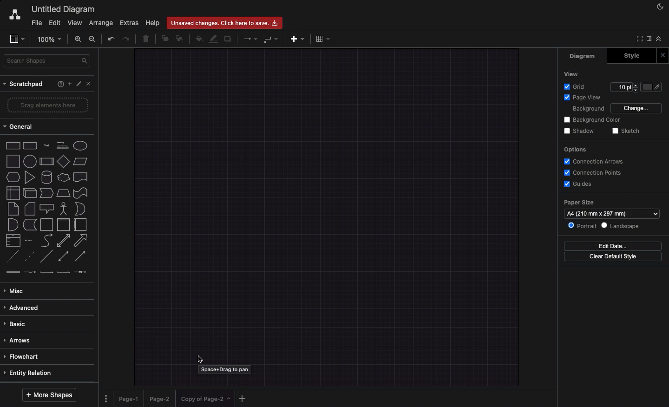 The height and width of the screenshot is (407, 669). Describe the element at coordinates (50, 40) in the screenshot. I see `100%` at that location.